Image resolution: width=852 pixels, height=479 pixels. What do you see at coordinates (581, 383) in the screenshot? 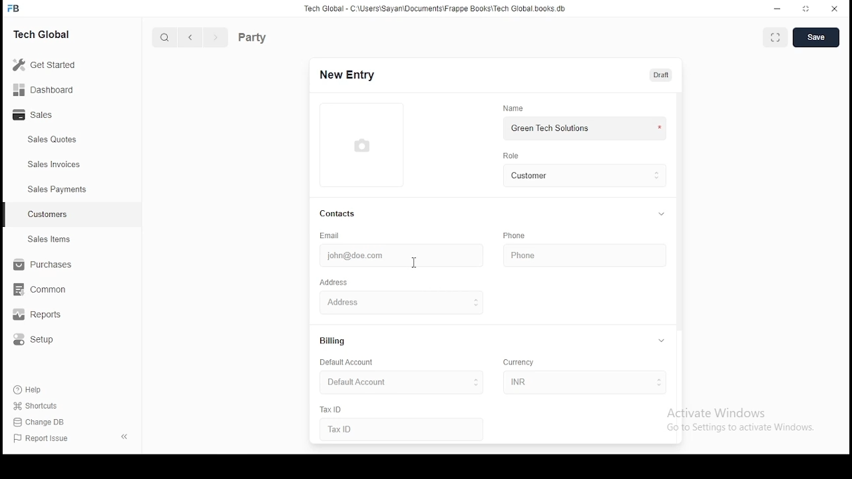
I see `inr` at bounding box center [581, 383].